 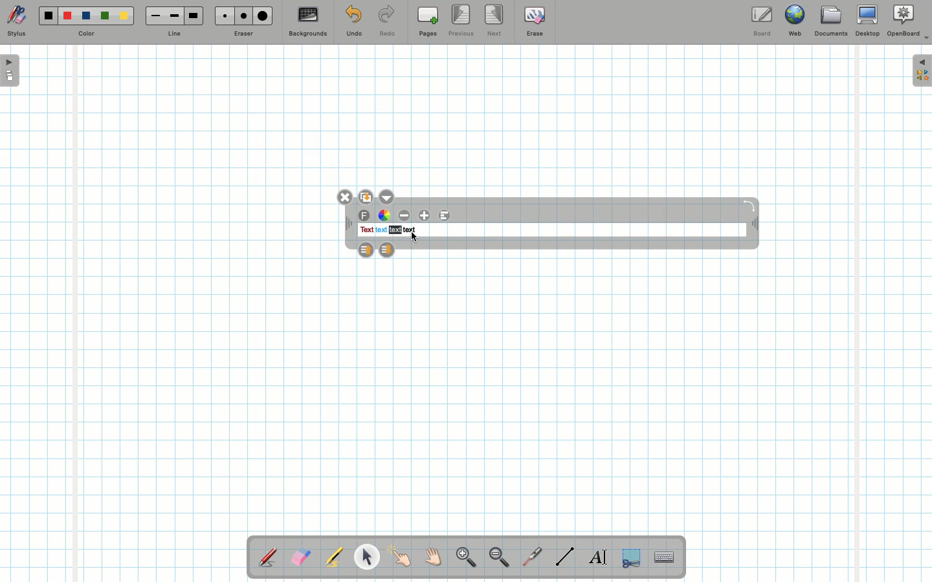 What do you see at coordinates (426, 215) in the screenshot?
I see `Increase font size` at bounding box center [426, 215].